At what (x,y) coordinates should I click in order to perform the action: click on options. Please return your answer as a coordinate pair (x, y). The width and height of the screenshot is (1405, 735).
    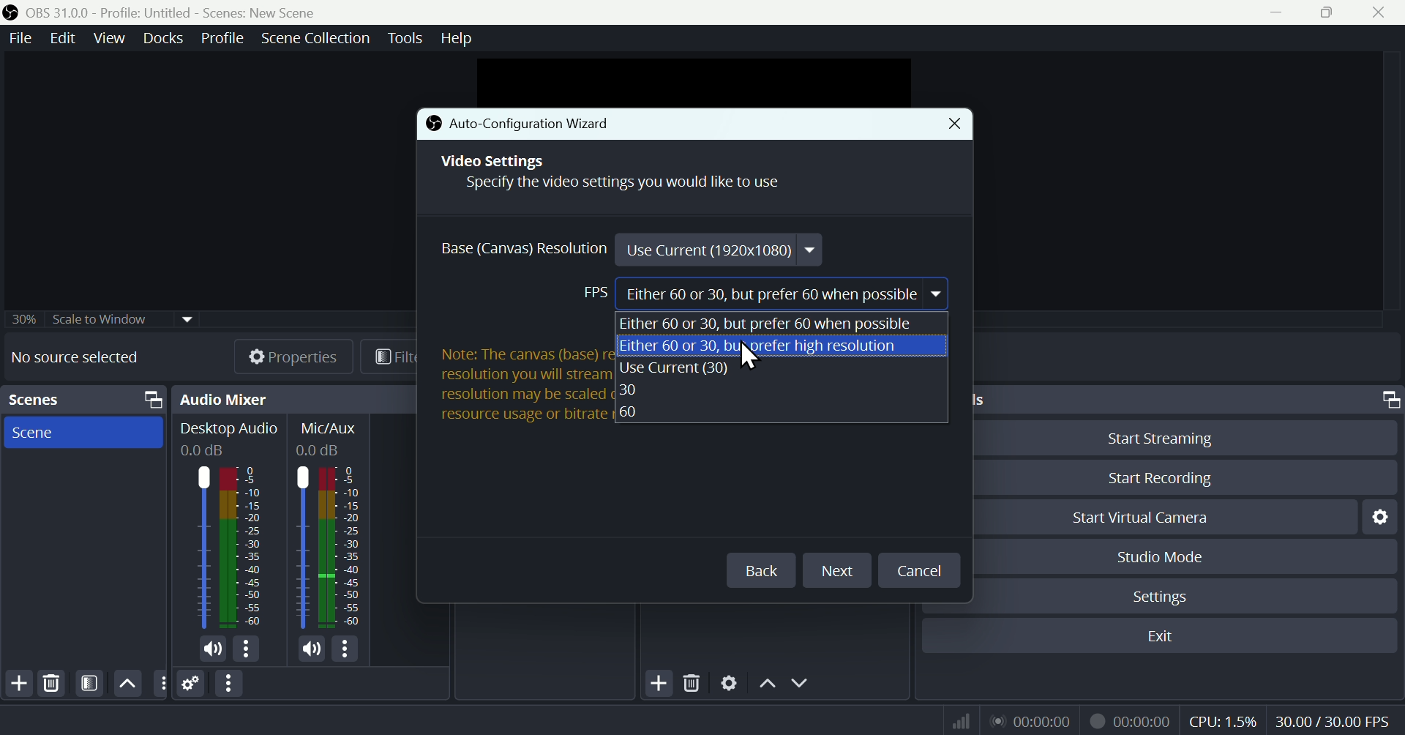
    Looking at the image, I should click on (160, 682).